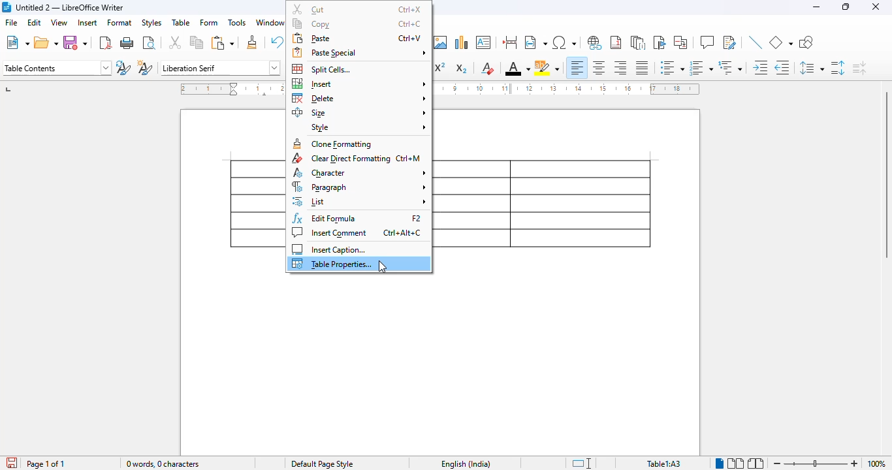 This screenshot has height=470, width=892. Describe the element at coordinates (884, 173) in the screenshot. I see `vertical scroll bar` at that location.